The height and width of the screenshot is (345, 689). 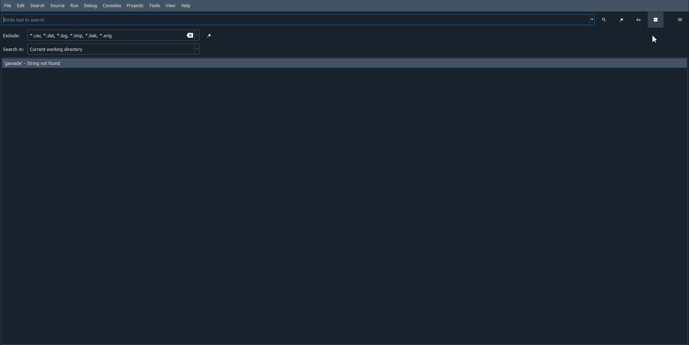 I want to click on Use regular expression, so click(x=210, y=36).